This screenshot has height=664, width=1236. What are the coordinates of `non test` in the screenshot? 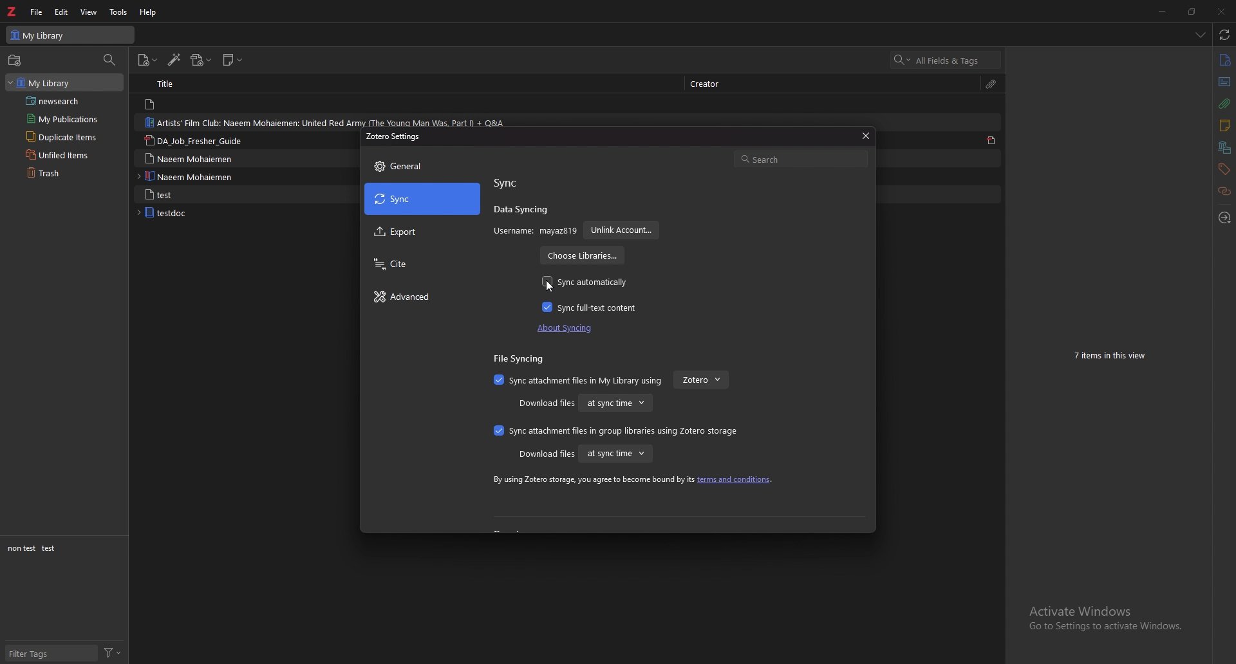 It's located at (21, 549).